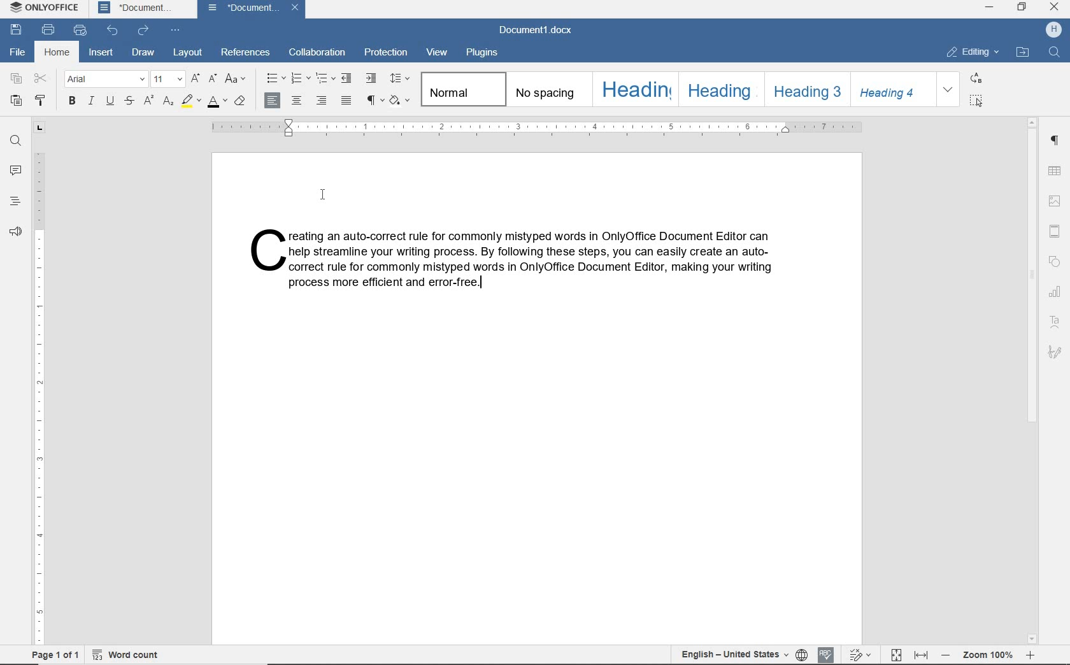 This screenshot has height=665, width=1070. I want to click on SIGNATURE, so click(1056, 354).